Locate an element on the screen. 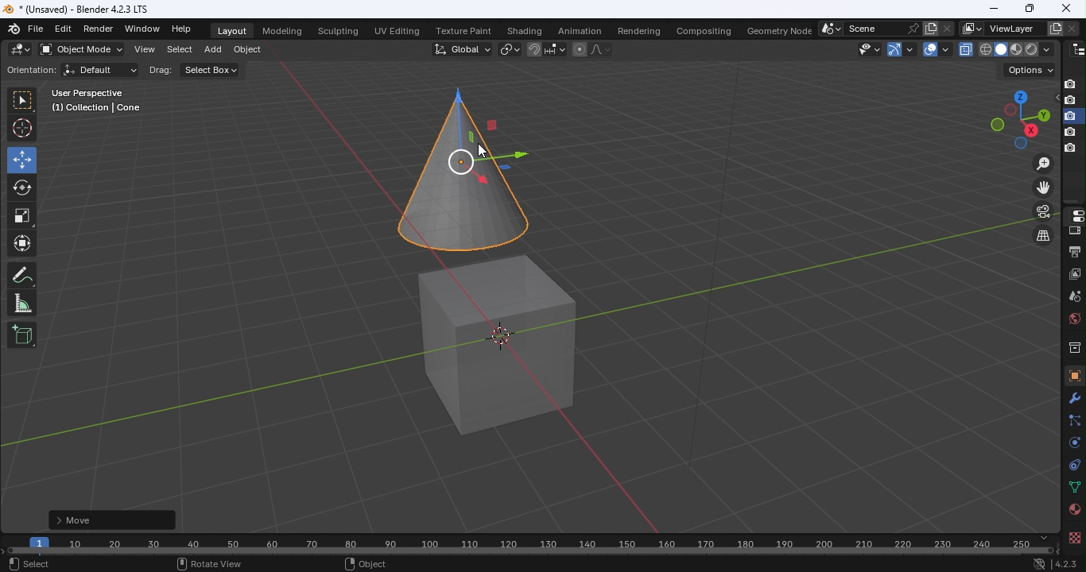 This screenshot has width=1086, height=572. Toggle X-Ray is located at coordinates (967, 48).